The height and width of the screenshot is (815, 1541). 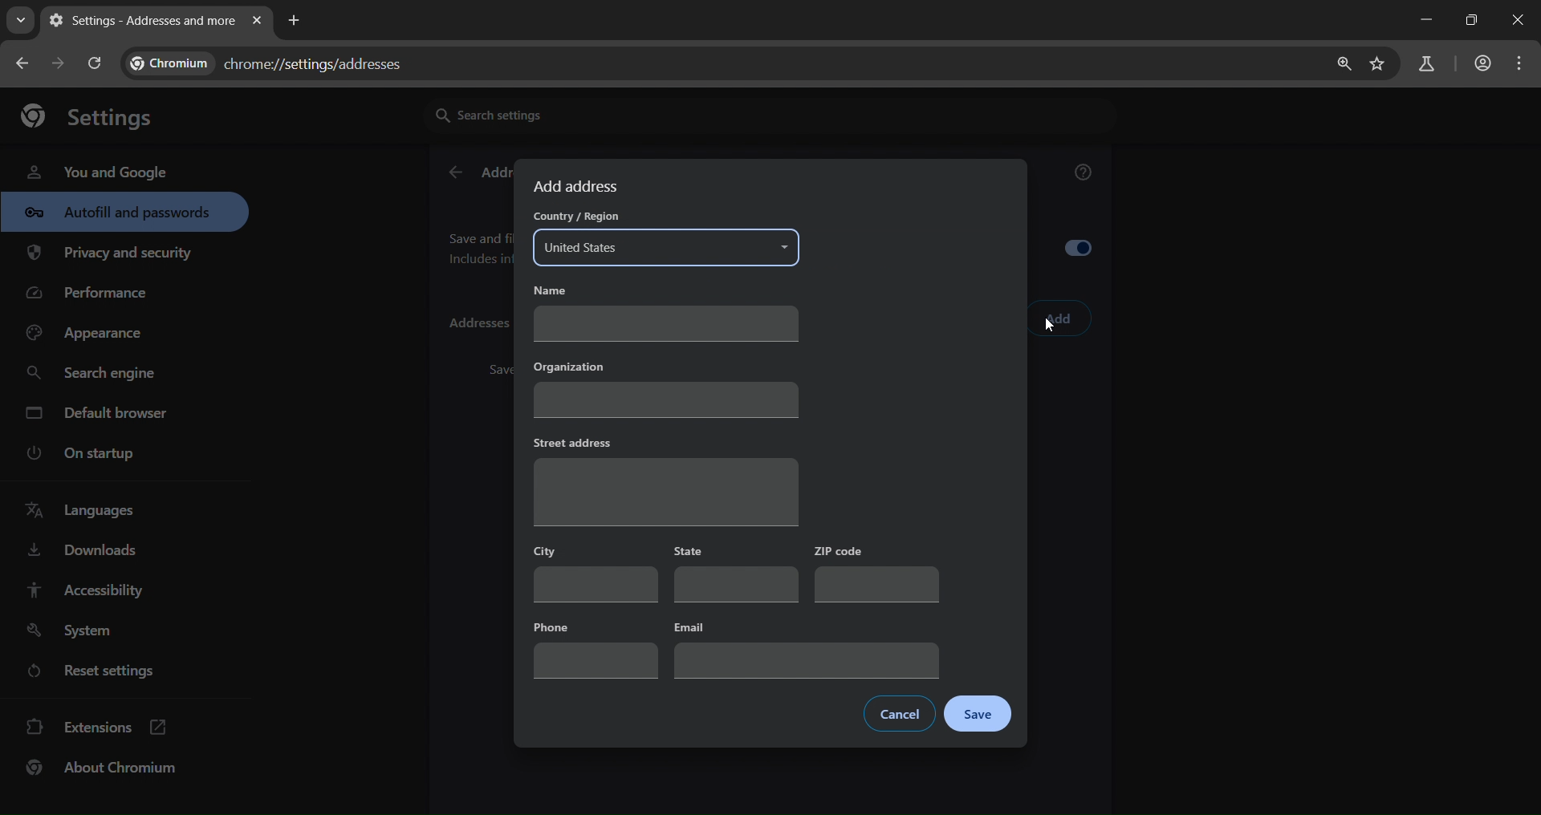 What do you see at coordinates (596, 648) in the screenshot?
I see `phone` at bounding box center [596, 648].